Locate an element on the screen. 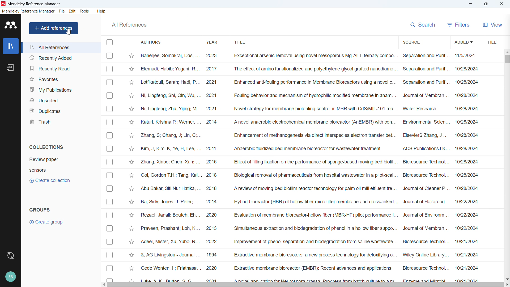  Library  is located at coordinates (11, 46).